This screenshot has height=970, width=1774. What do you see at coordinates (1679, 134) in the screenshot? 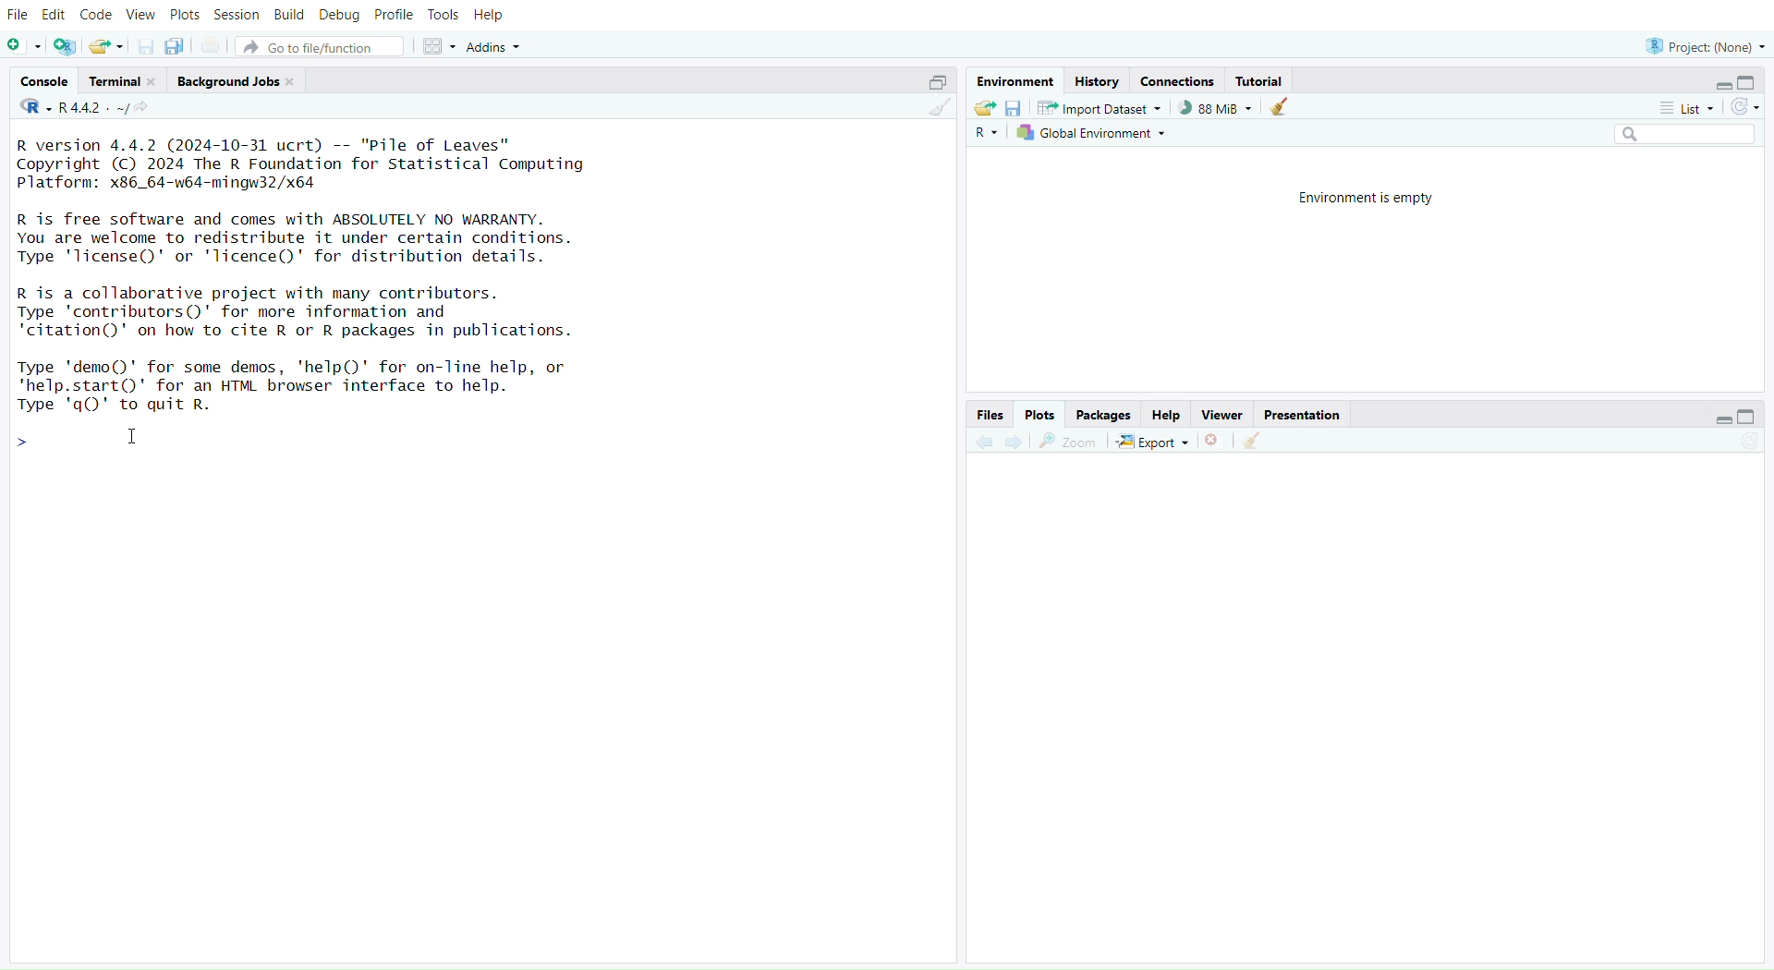
I see `search` at bounding box center [1679, 134].